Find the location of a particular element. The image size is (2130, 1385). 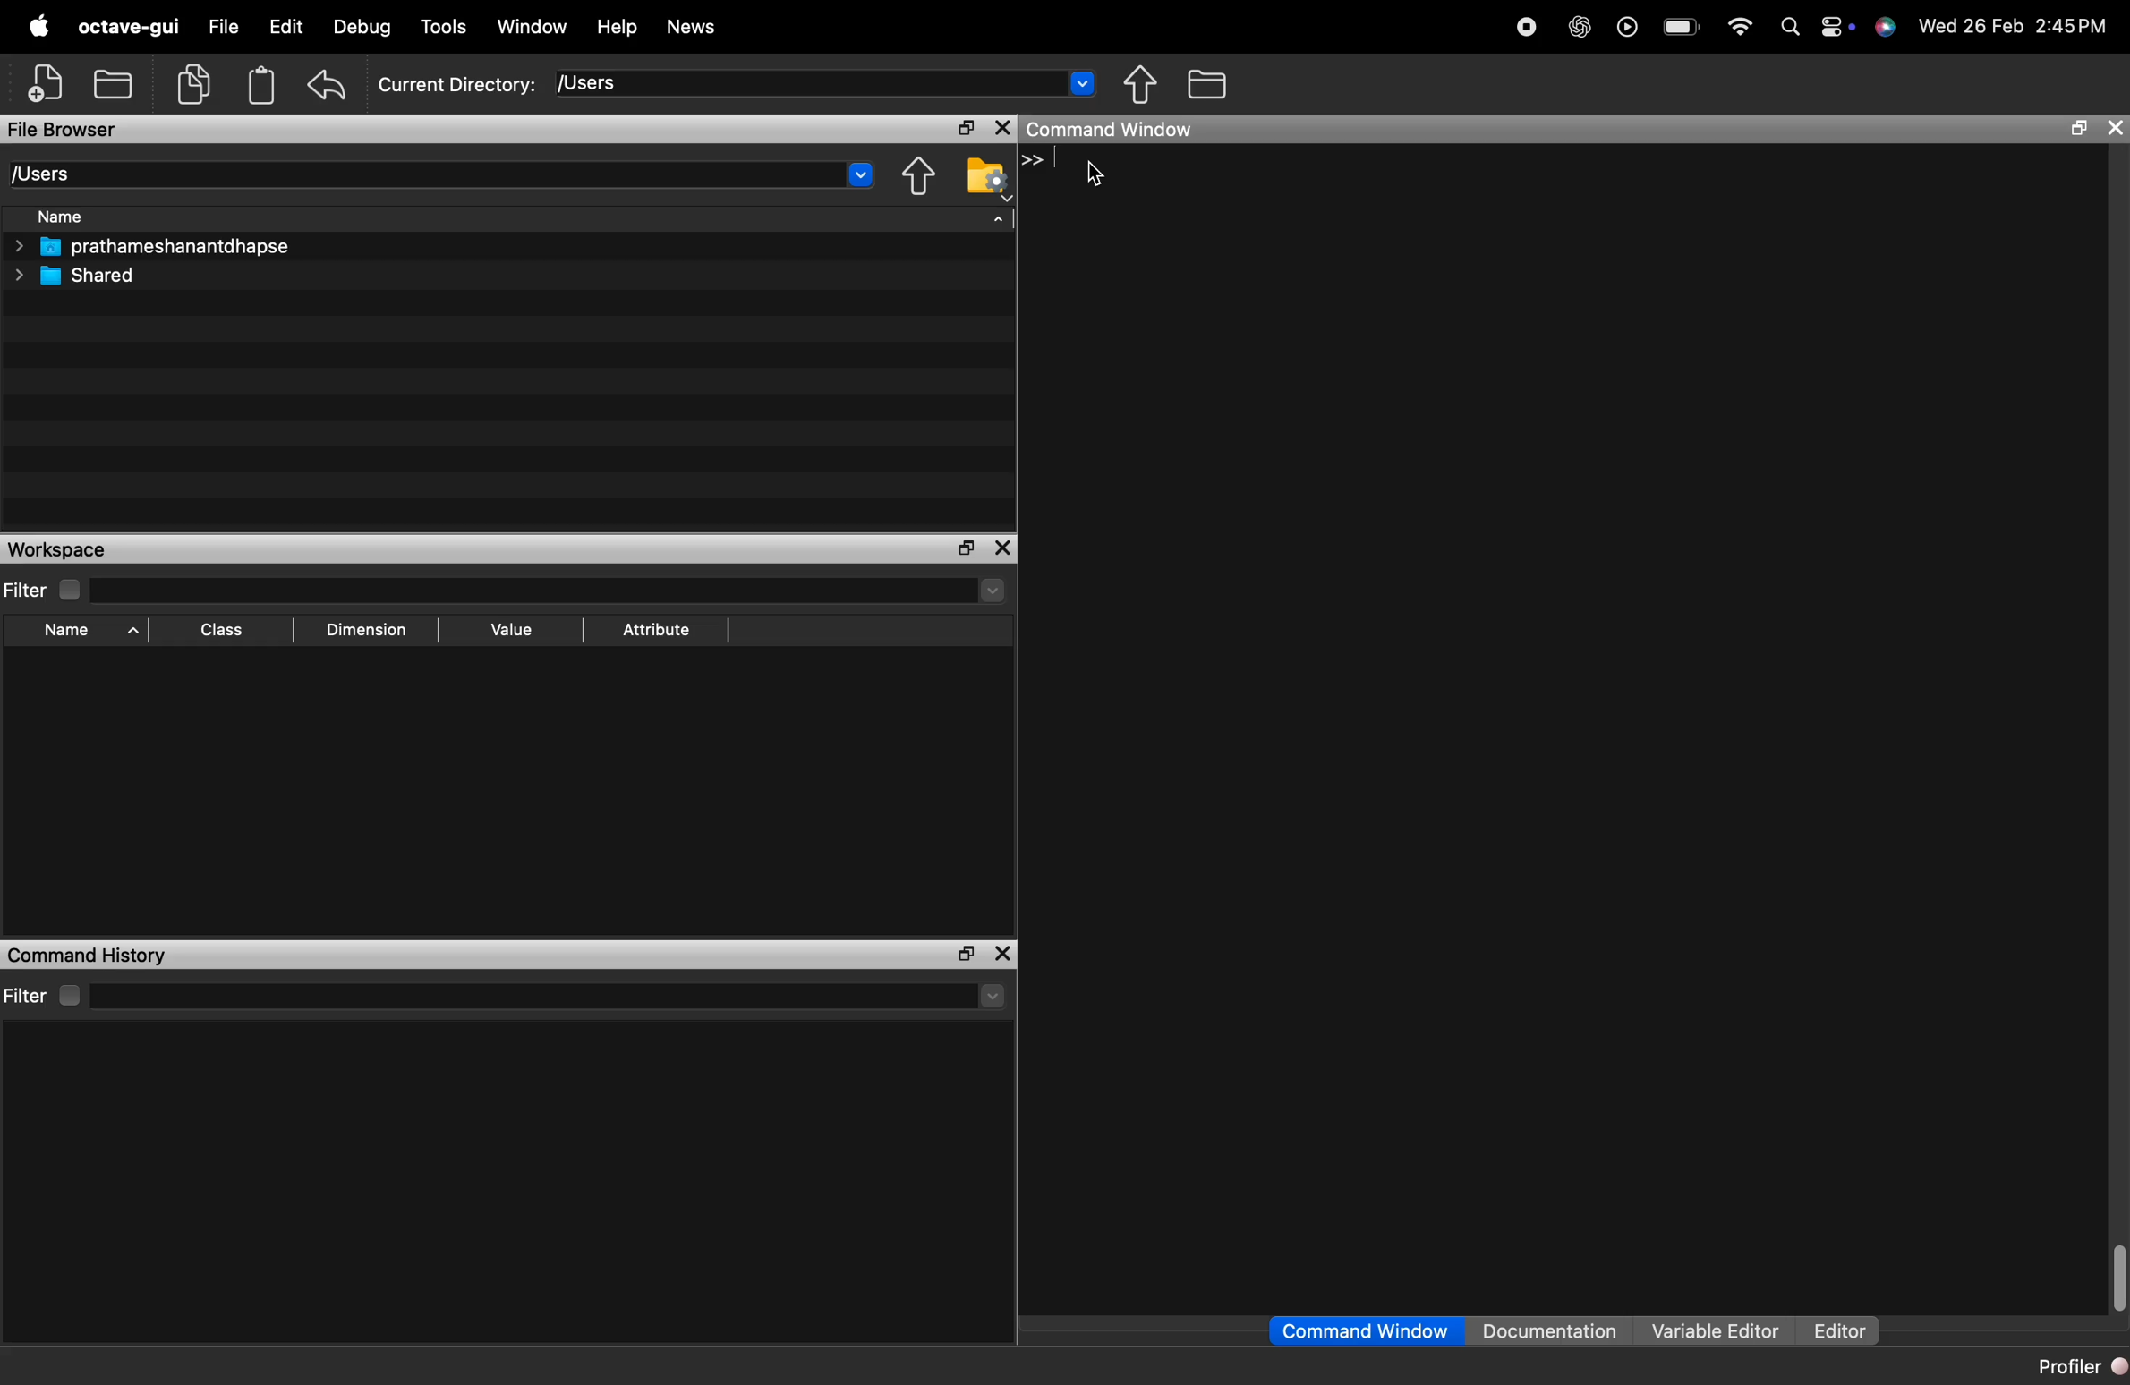

Shared is located at coordinates (92, 277).